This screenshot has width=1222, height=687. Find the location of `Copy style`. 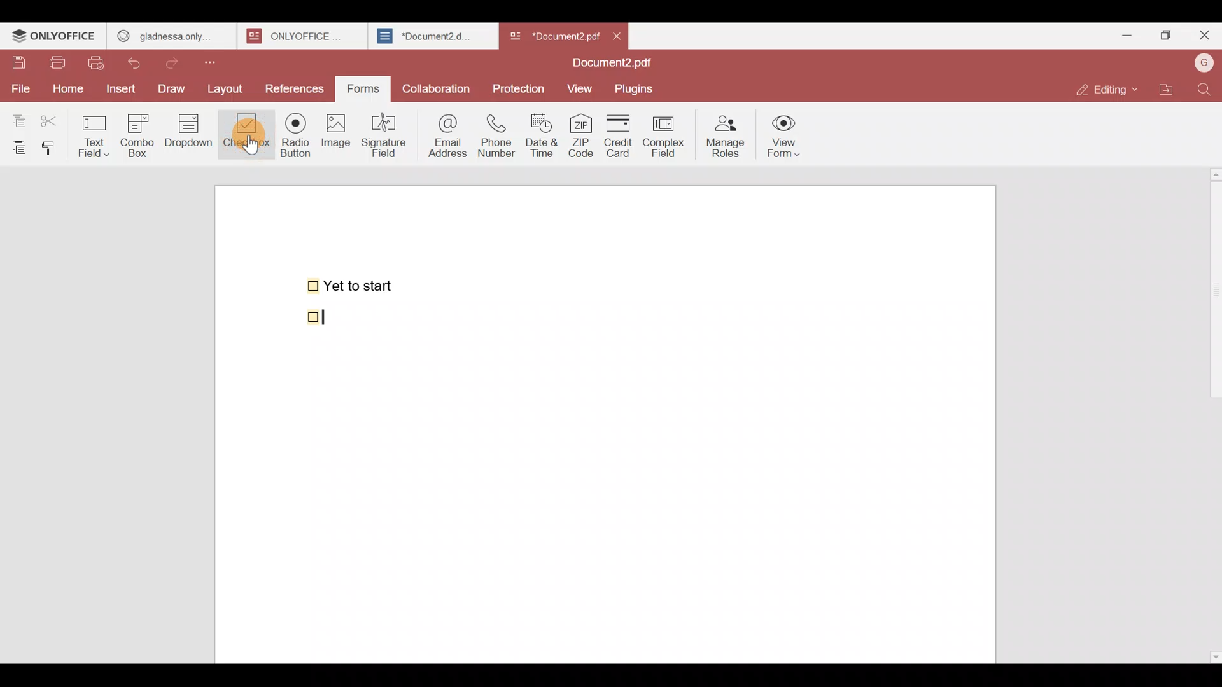

Copy style is located at coordinates (53, 145).